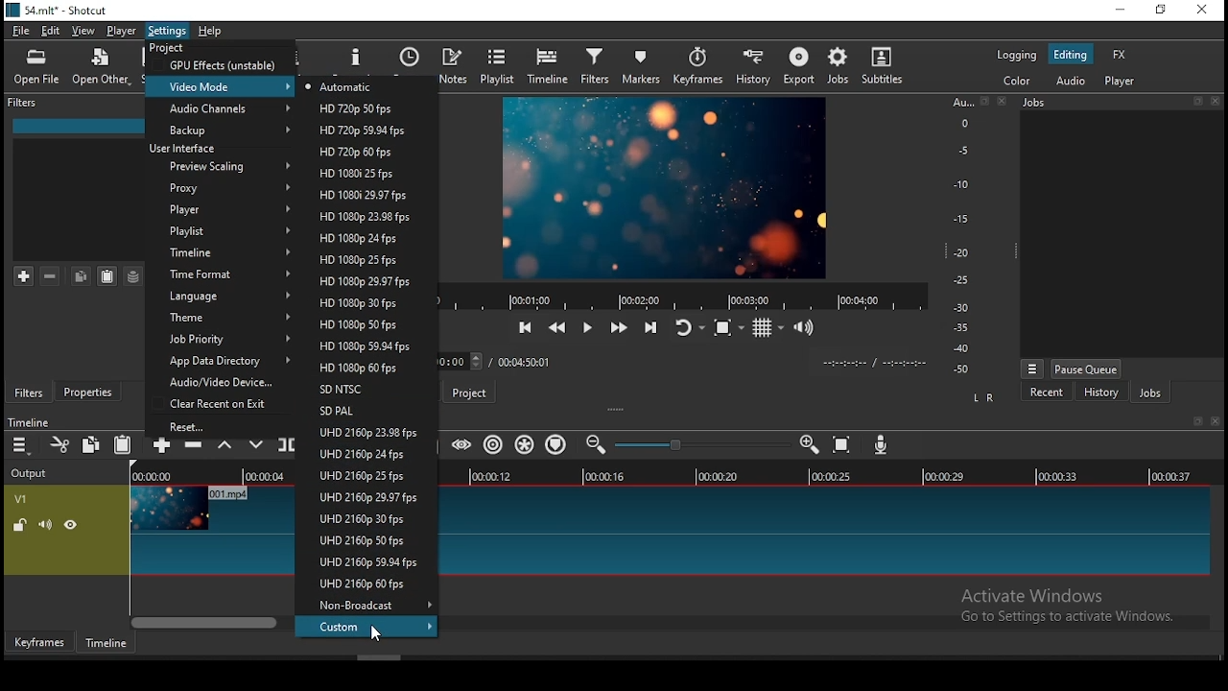 The width and height of the screenshot is (1228, 691). Describe the element at coordinates (168, 509) in the screenshot. I see `image` at that location.